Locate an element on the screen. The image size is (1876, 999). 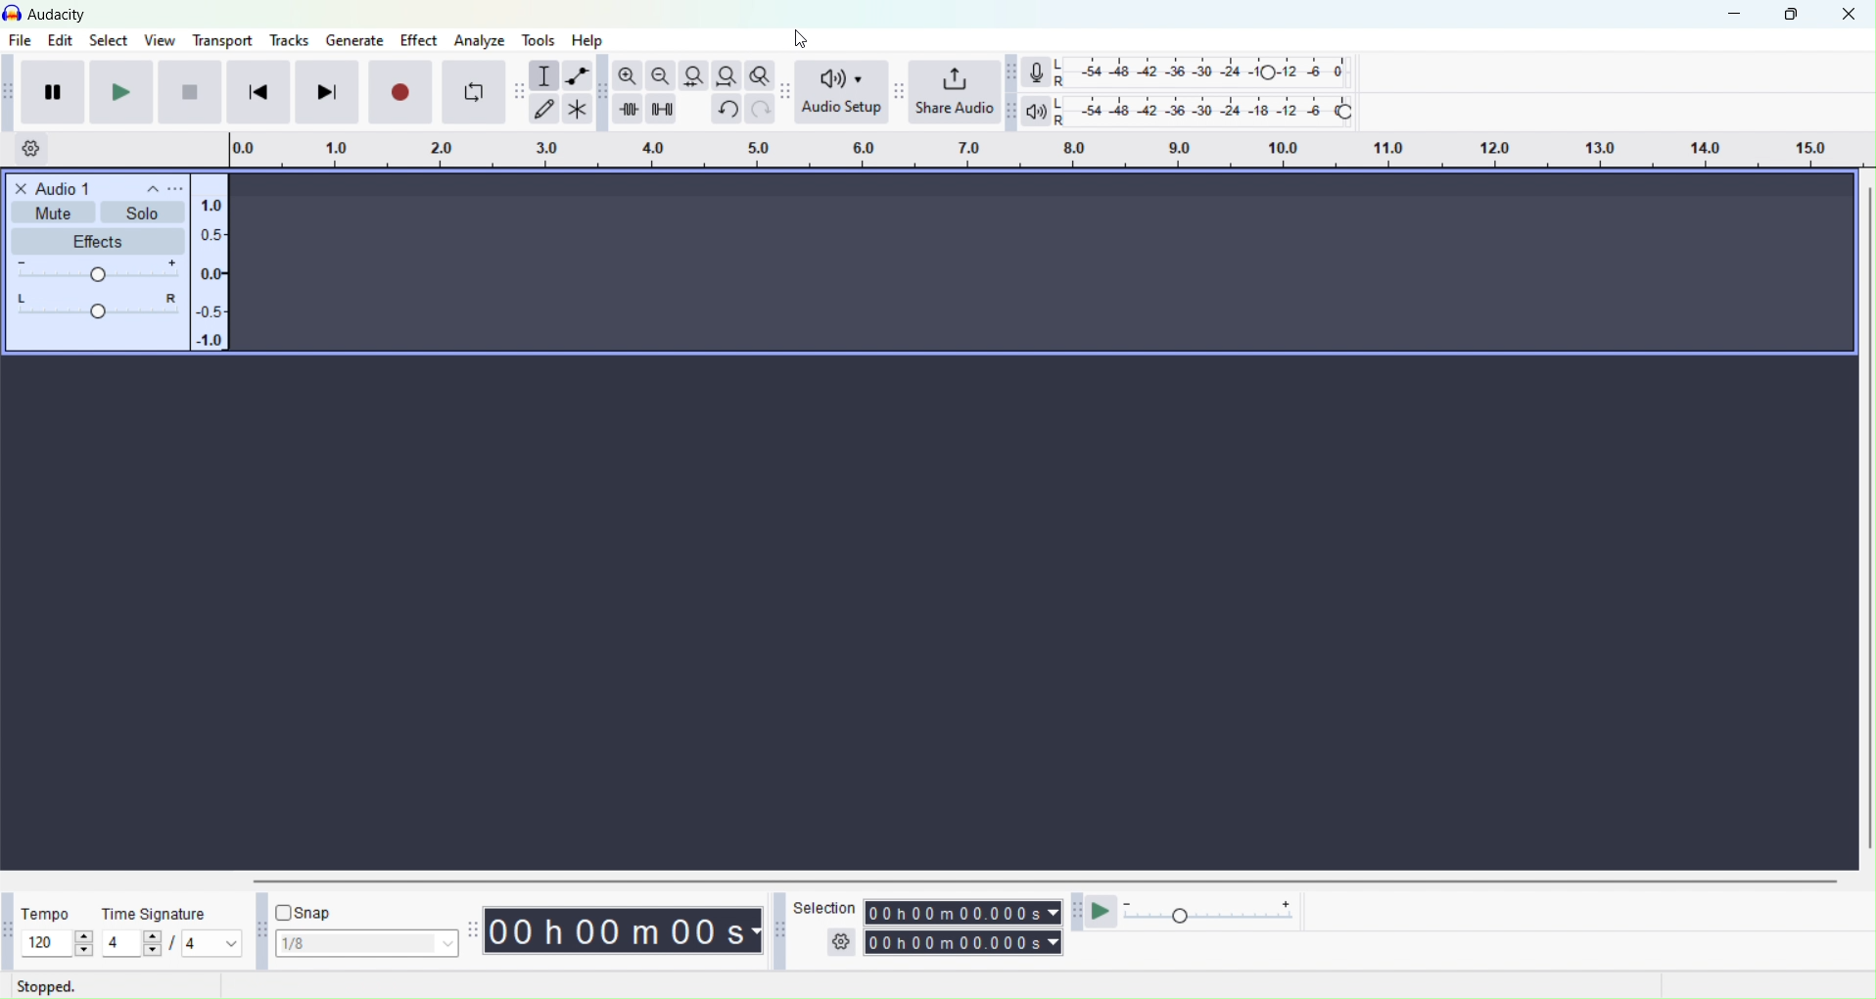
Record meter is located at coordinates (1038, 71).